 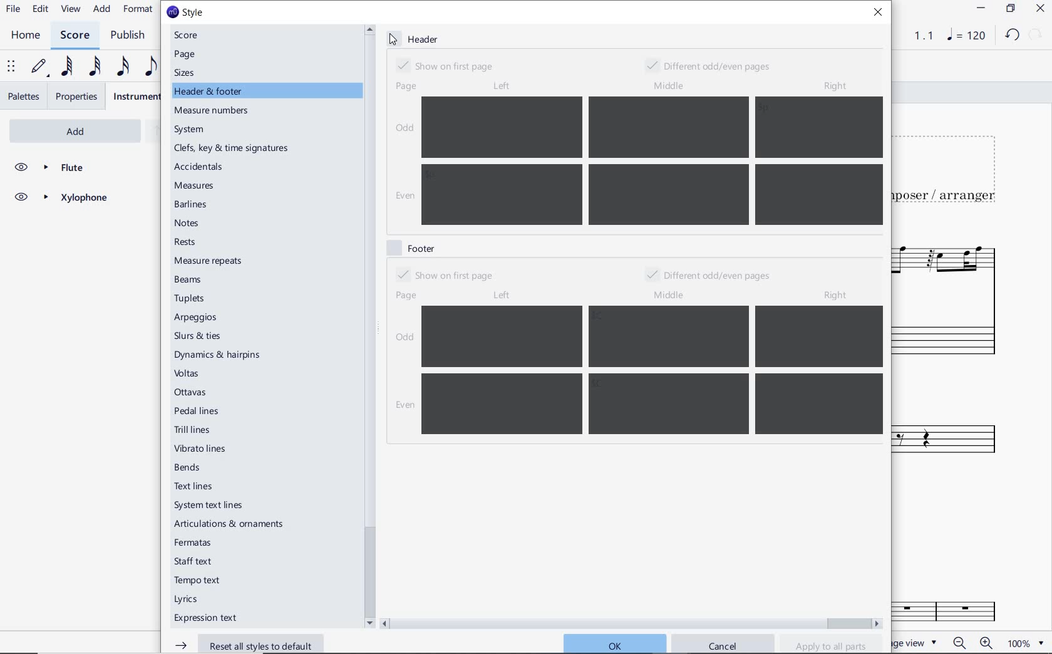 I want to click on left, so click(x=501, y=296).